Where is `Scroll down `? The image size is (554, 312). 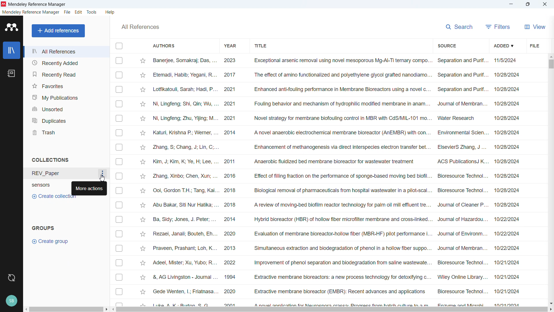
Scroll down  is located at coordinates (551, 303).